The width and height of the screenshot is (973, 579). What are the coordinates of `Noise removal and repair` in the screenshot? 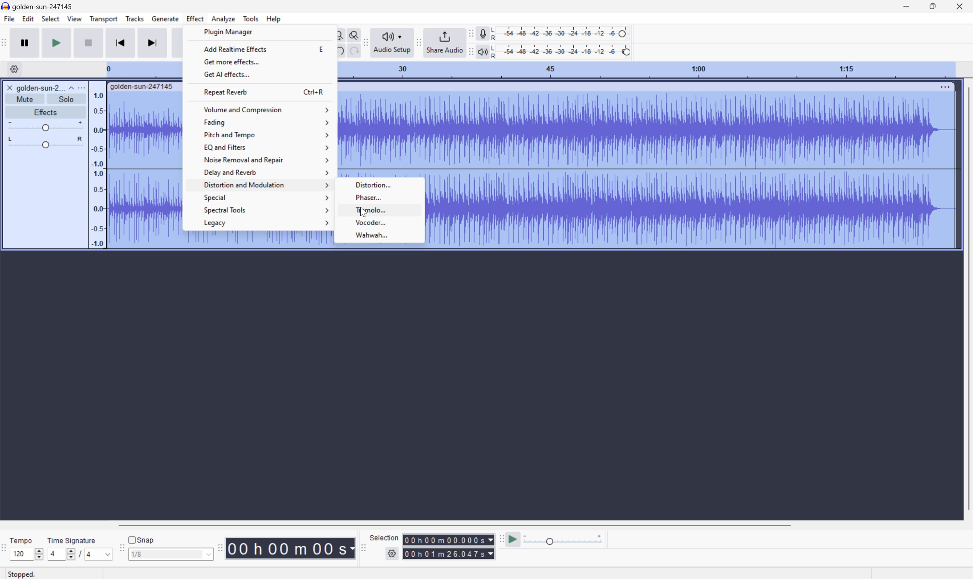 It's located at (267, 160).